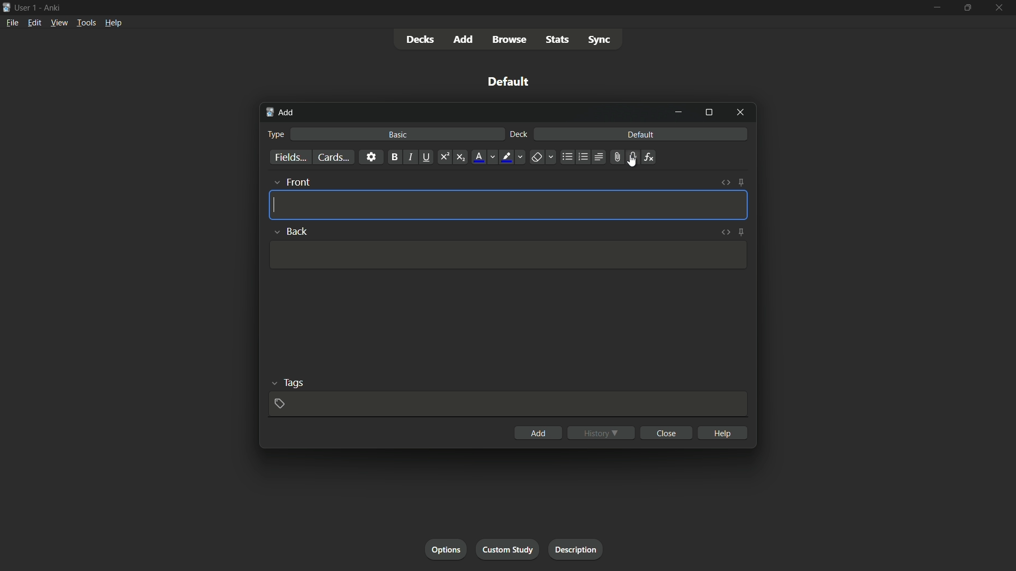 The height and width of the screenshot is (571, 1016). I want to click on default, so click(640, 135).